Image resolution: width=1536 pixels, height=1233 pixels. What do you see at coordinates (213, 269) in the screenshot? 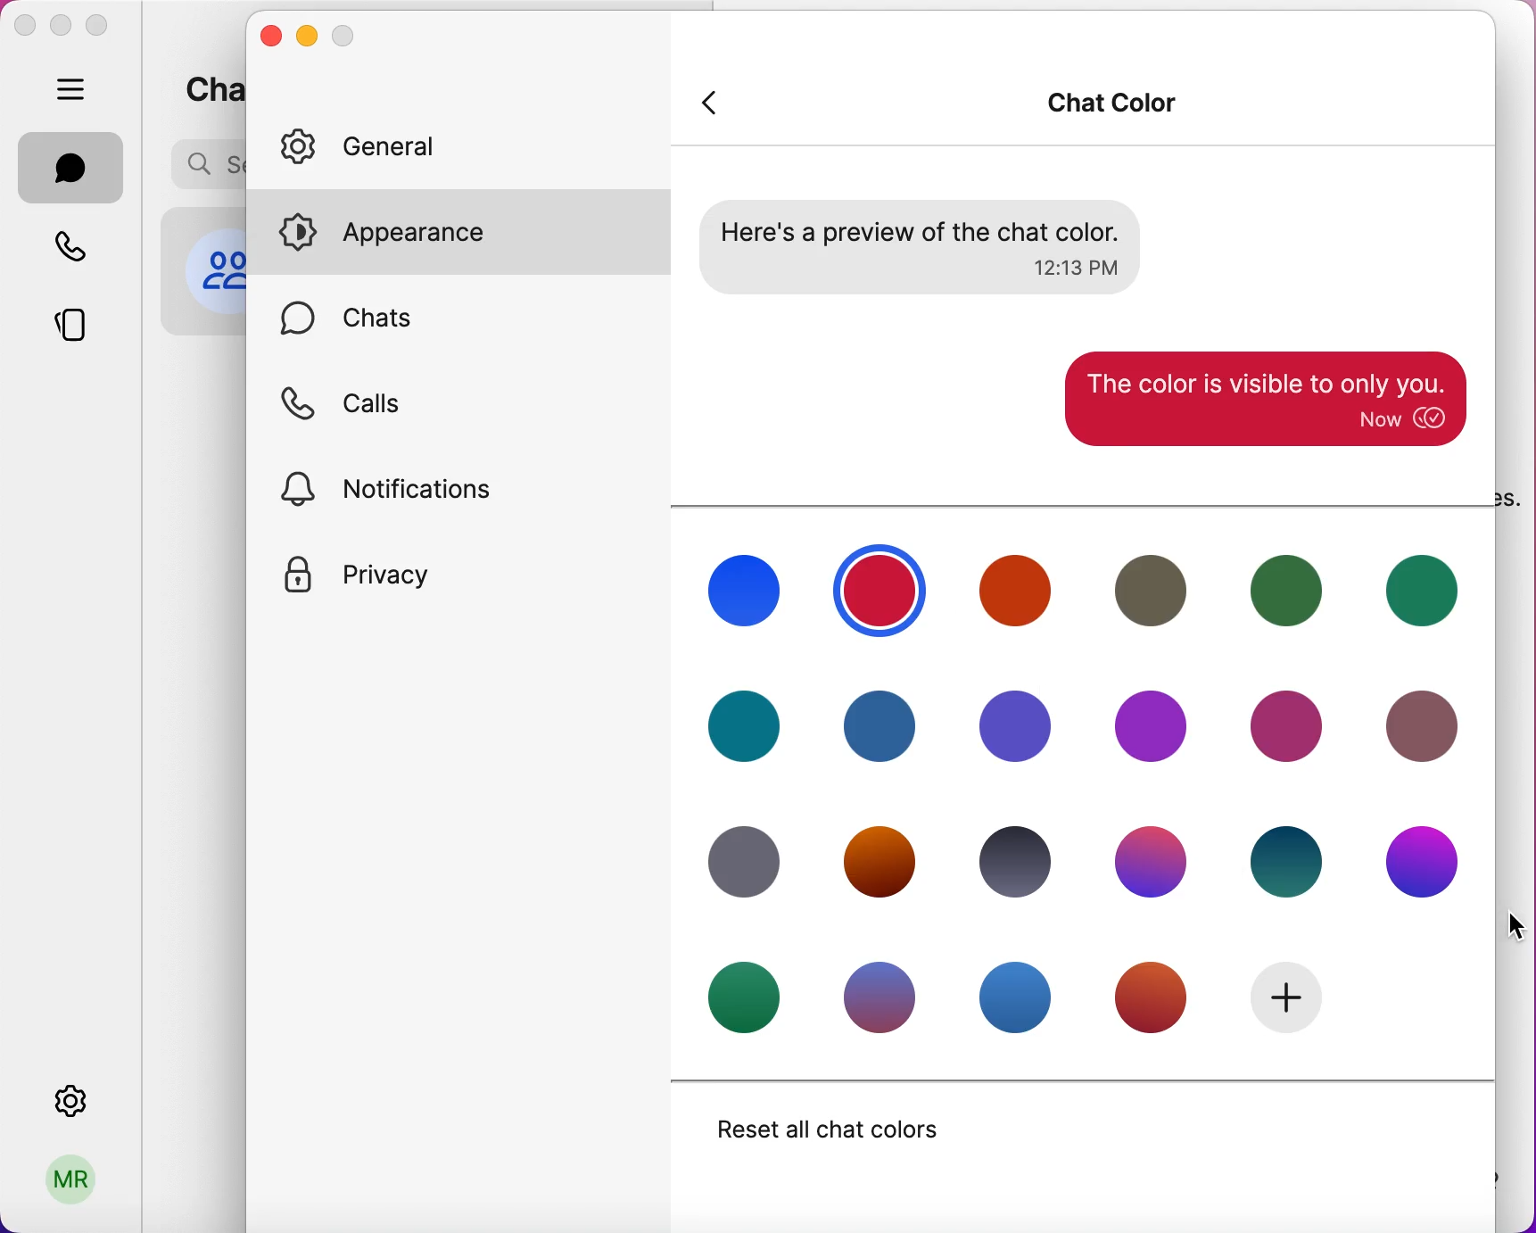
I see `profile picture` at bounding box center [213, 269].